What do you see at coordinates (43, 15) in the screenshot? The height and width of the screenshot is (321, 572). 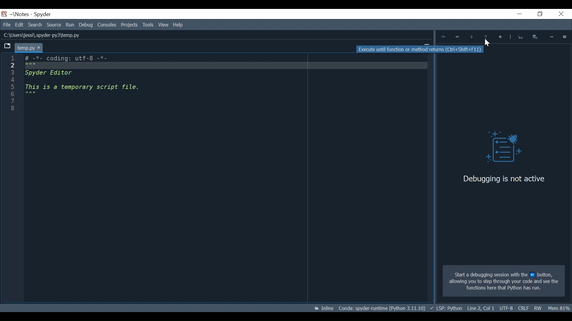 I see `Spyder ` at bounding box center [43, 15].